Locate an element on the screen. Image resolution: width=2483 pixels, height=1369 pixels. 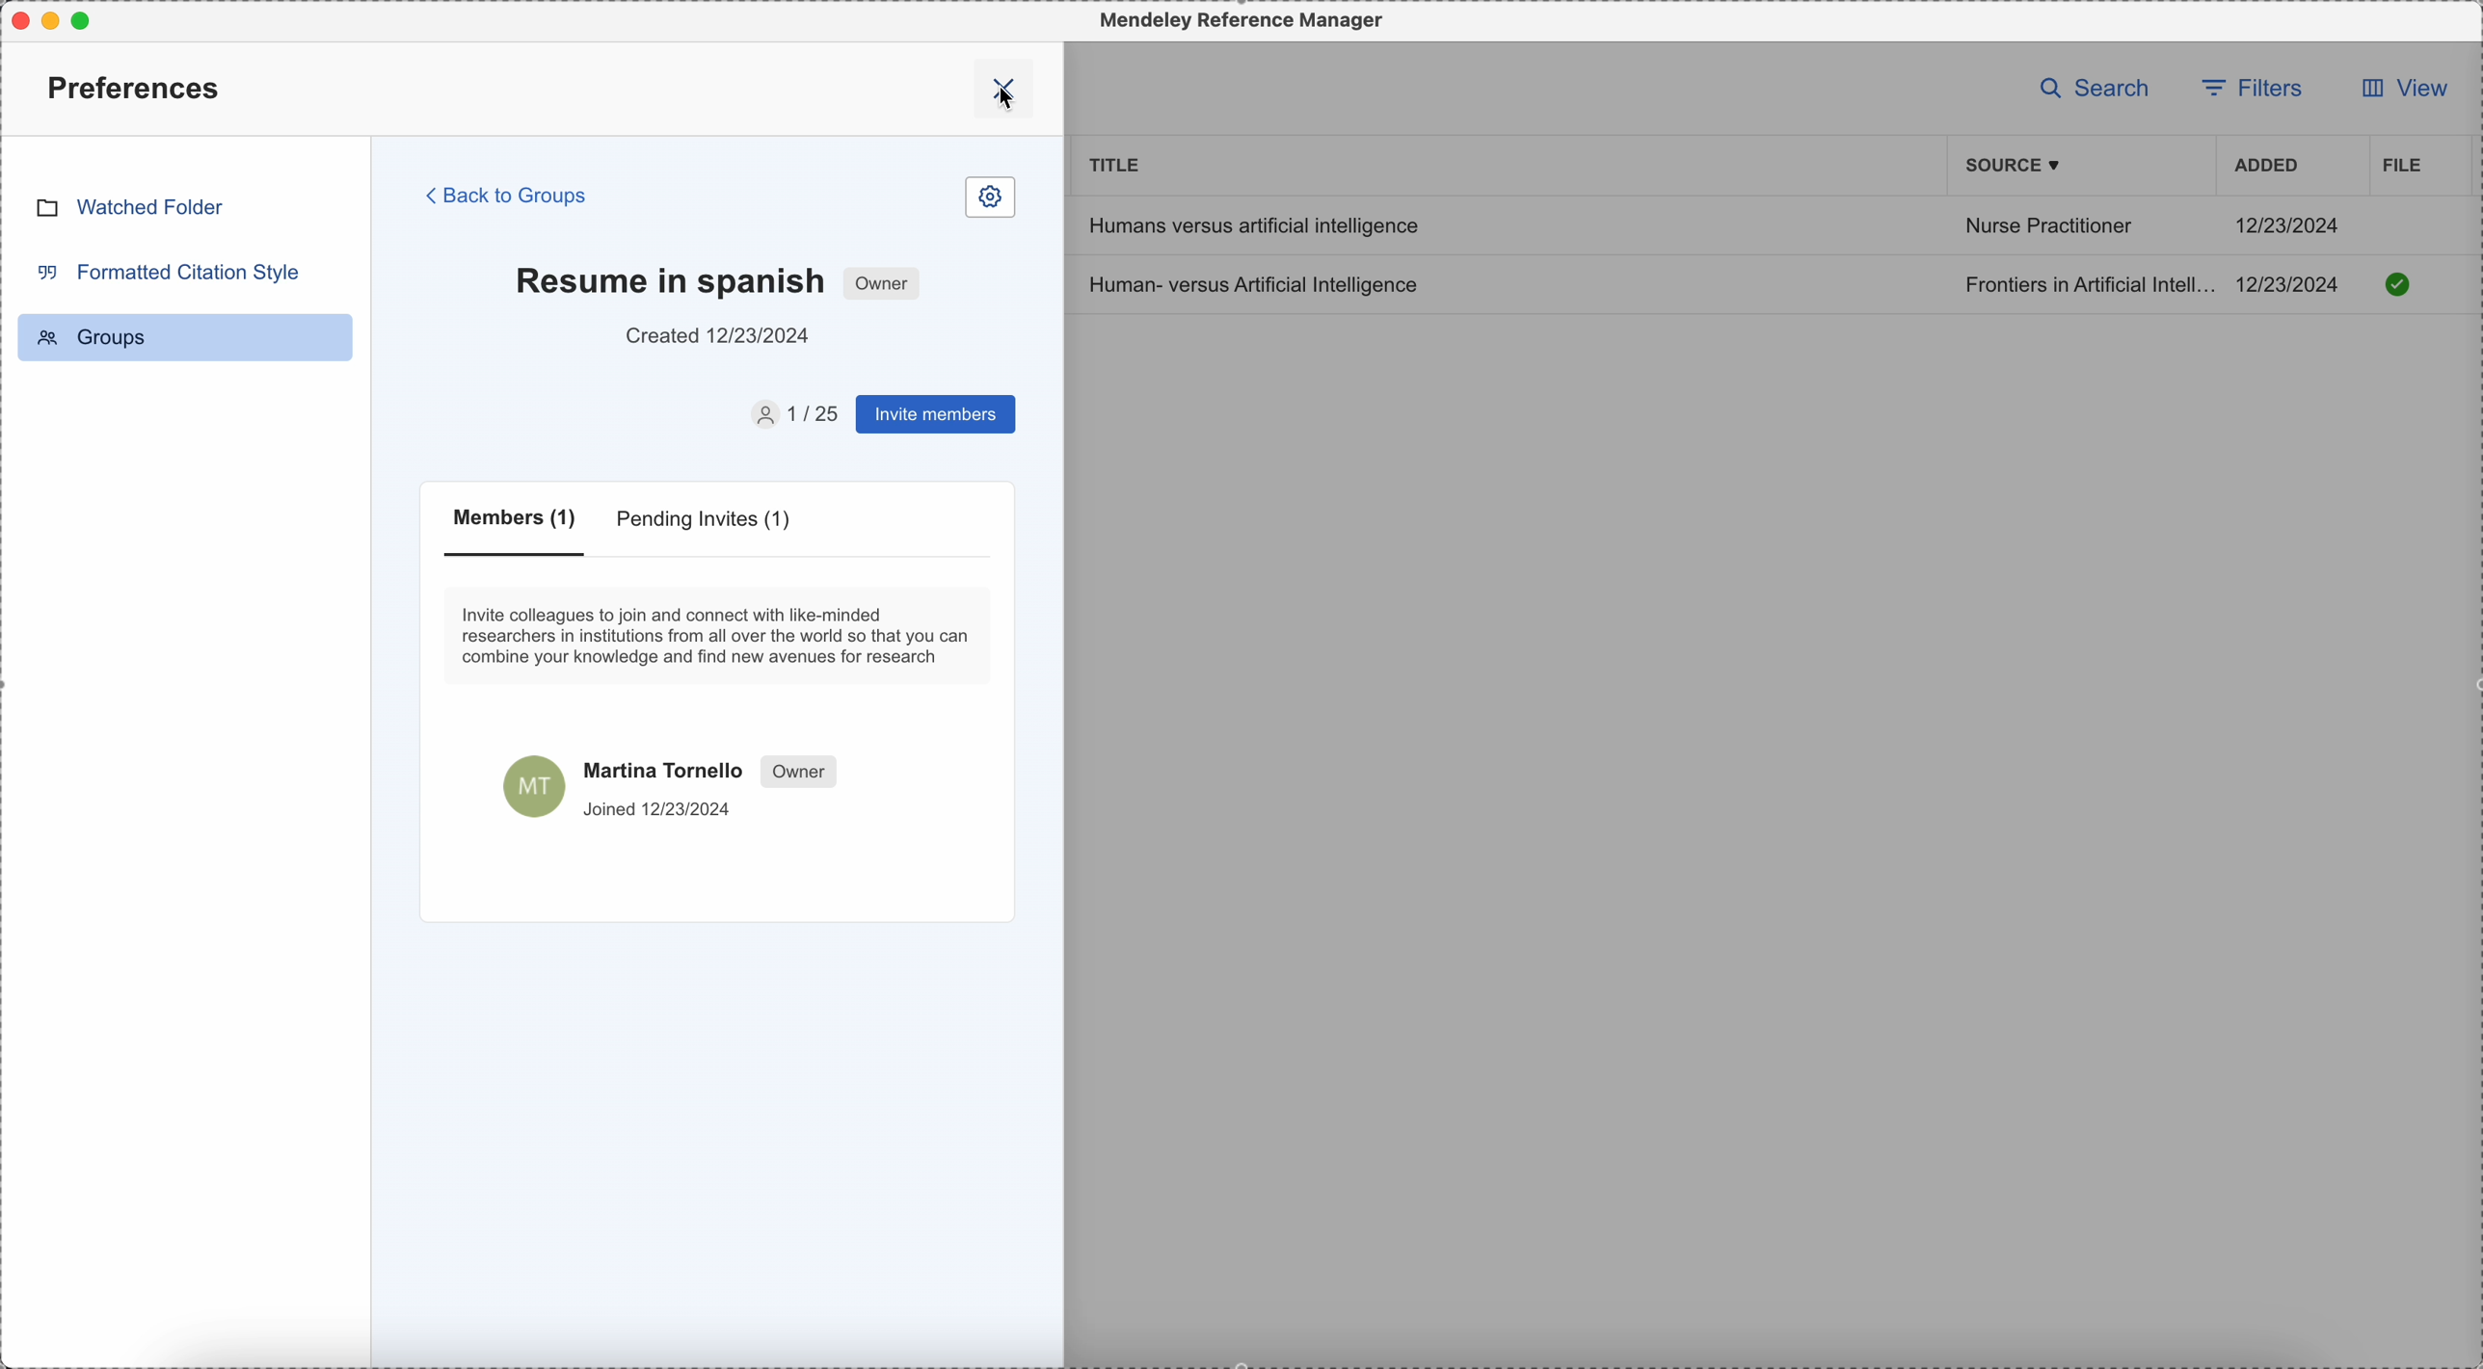
Humans versus artificial intelligence is located at coordinates (1251, 224).